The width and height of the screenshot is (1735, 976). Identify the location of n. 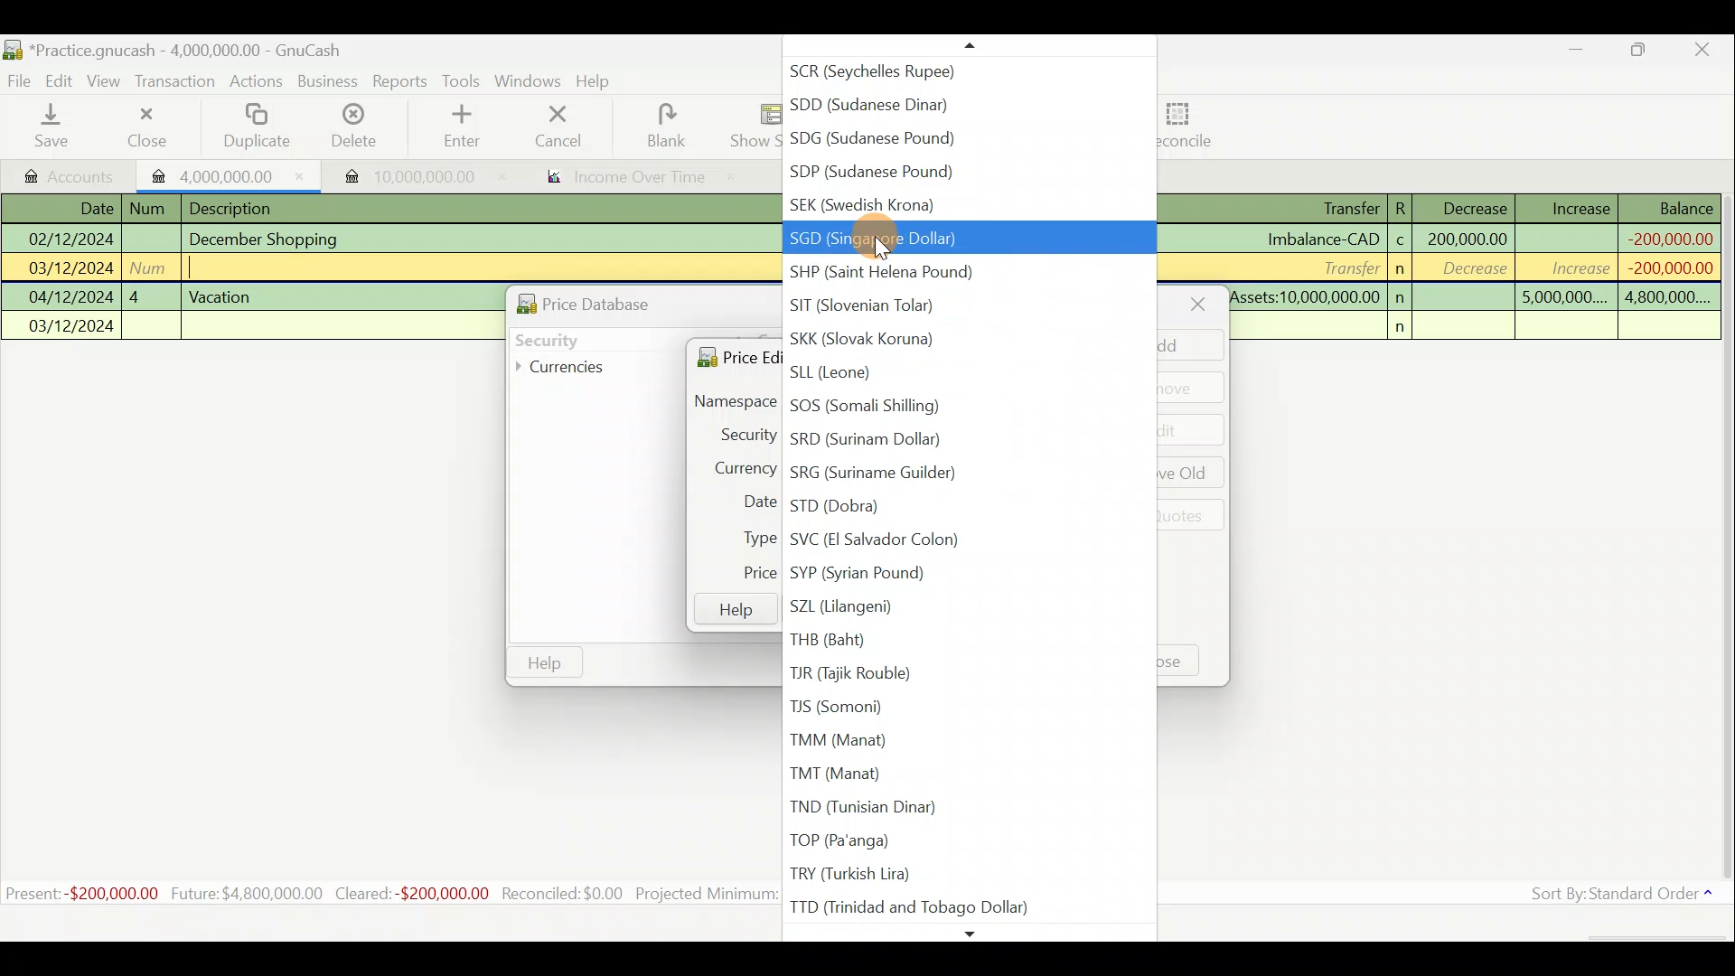
(1402, 269).